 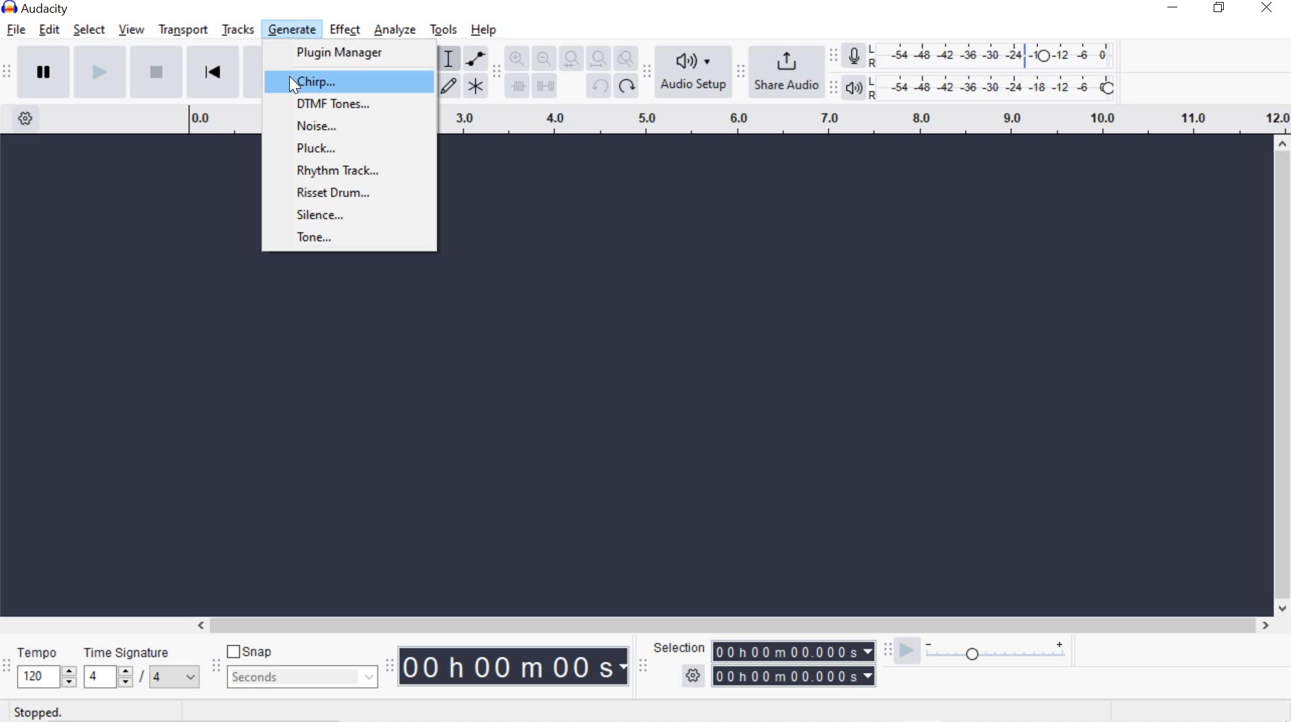 What do you see at coordinates (89, 30) in the screenshot?
I see `select` at bounding box center [89, 30].